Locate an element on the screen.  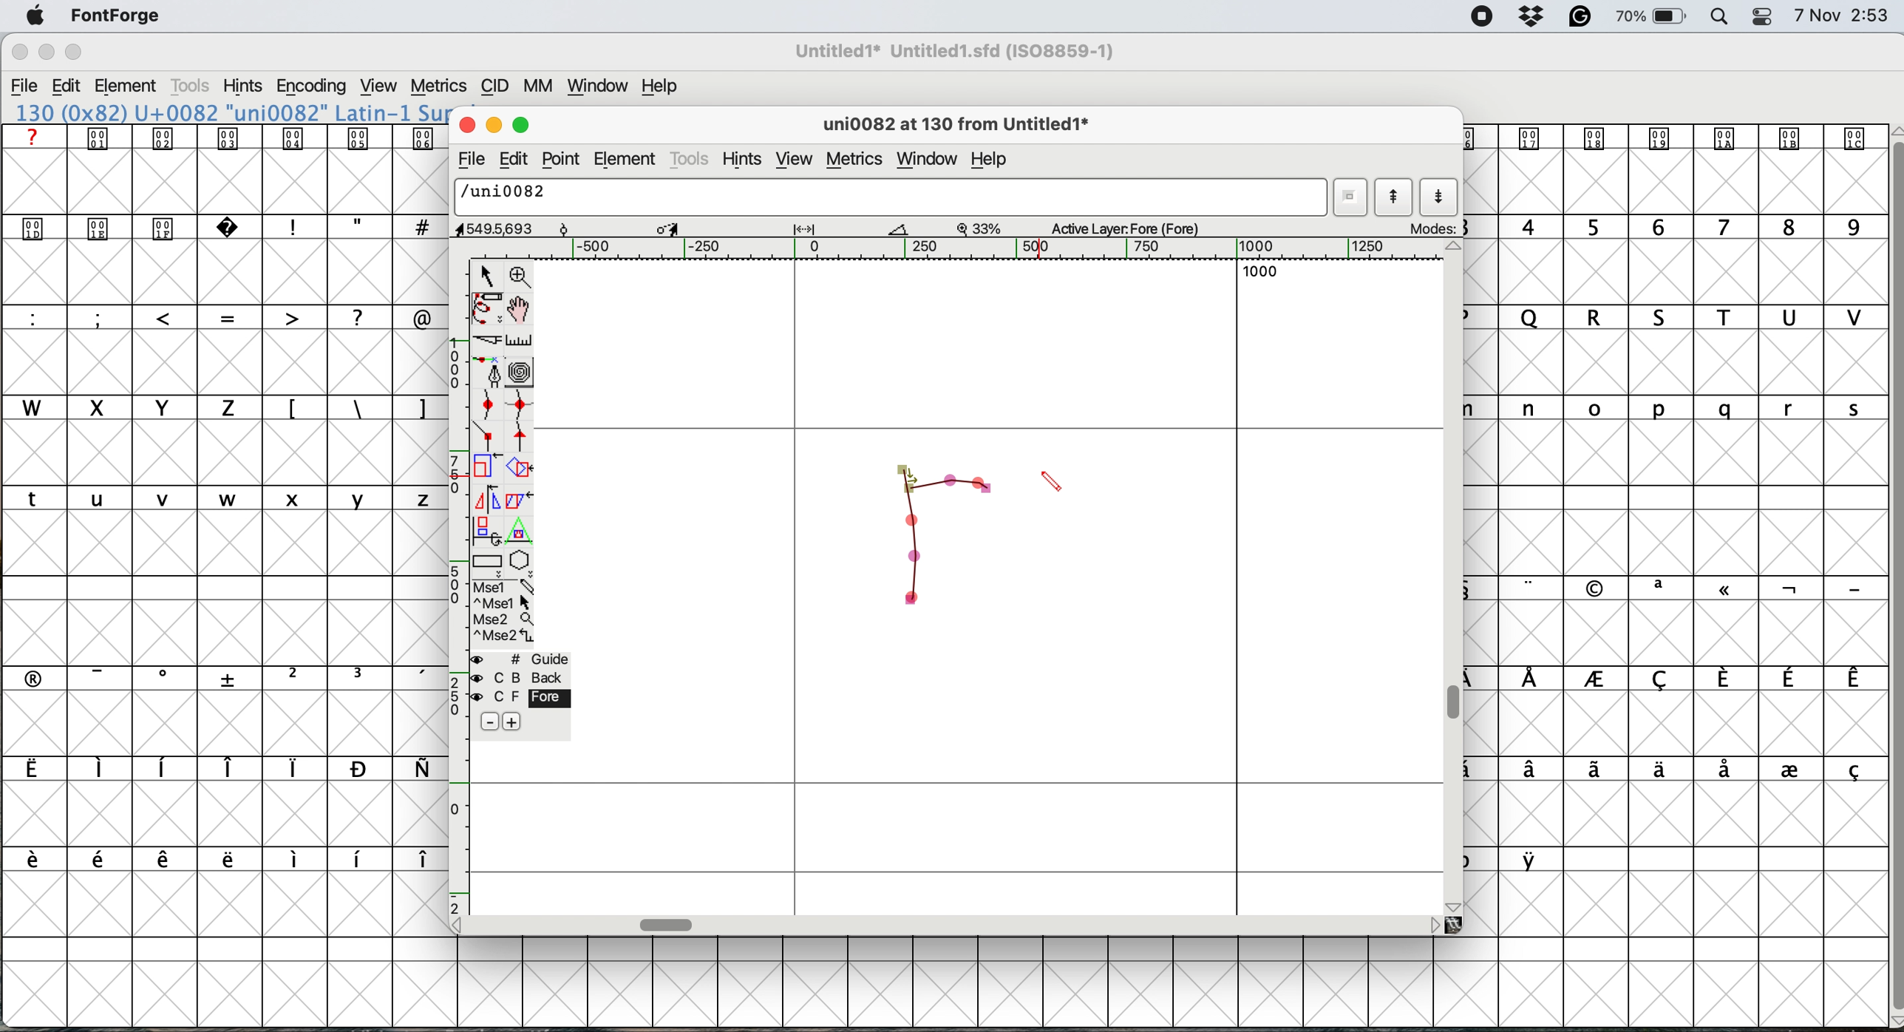
glyph details is located at coordinates (685, 229).